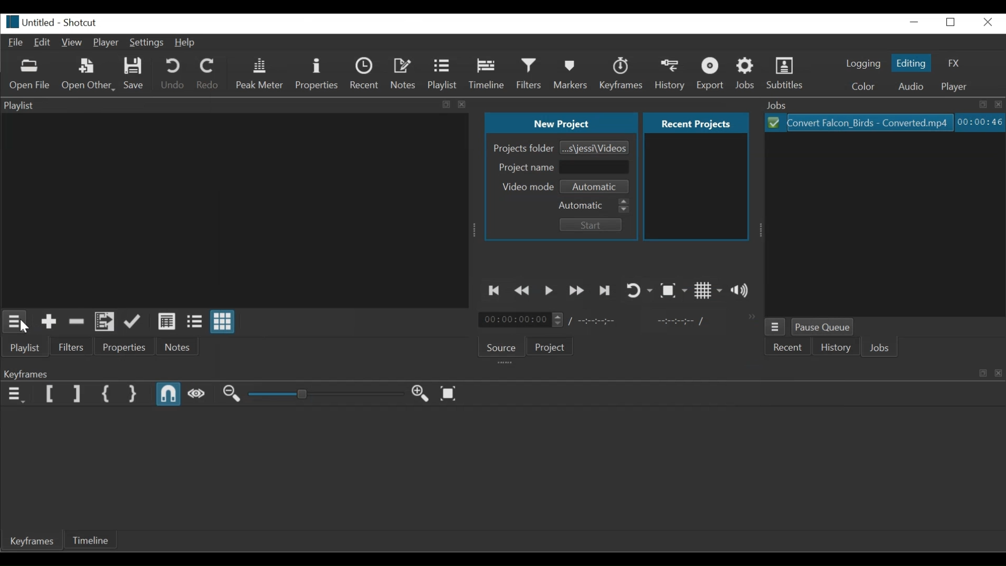 The width and height of the screenshot is (1006, 566). I want to click on Snap, so click(169, 395).